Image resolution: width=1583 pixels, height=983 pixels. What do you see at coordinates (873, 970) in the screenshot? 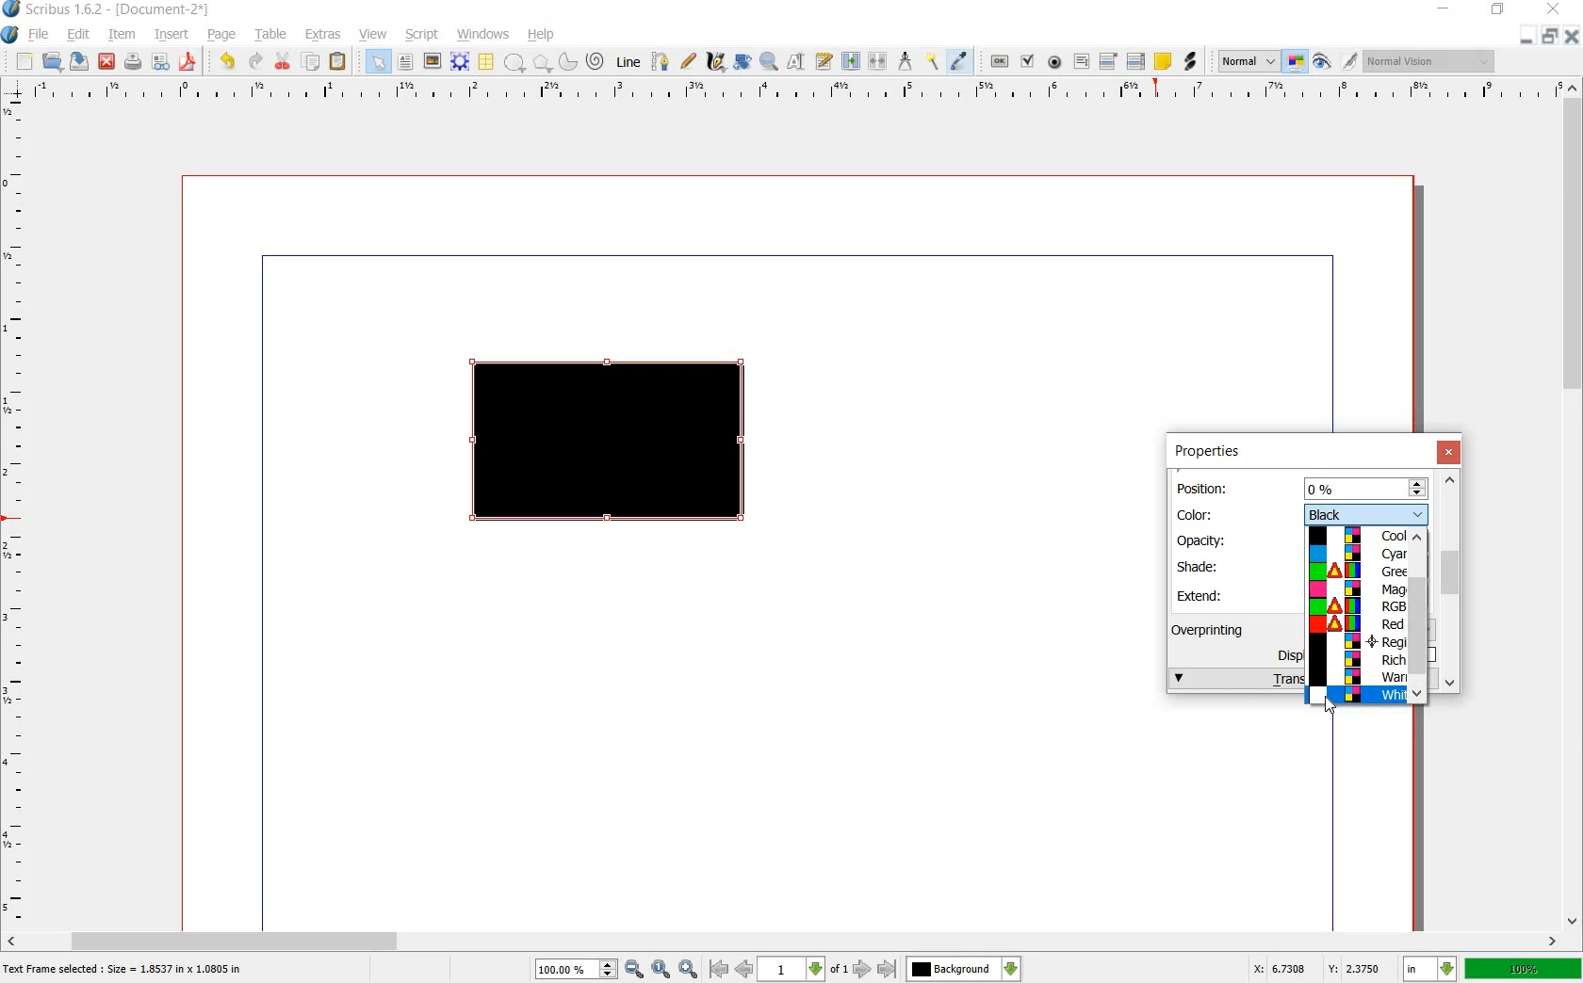
I see `go to next or last page` at bounding box center [873, 970].